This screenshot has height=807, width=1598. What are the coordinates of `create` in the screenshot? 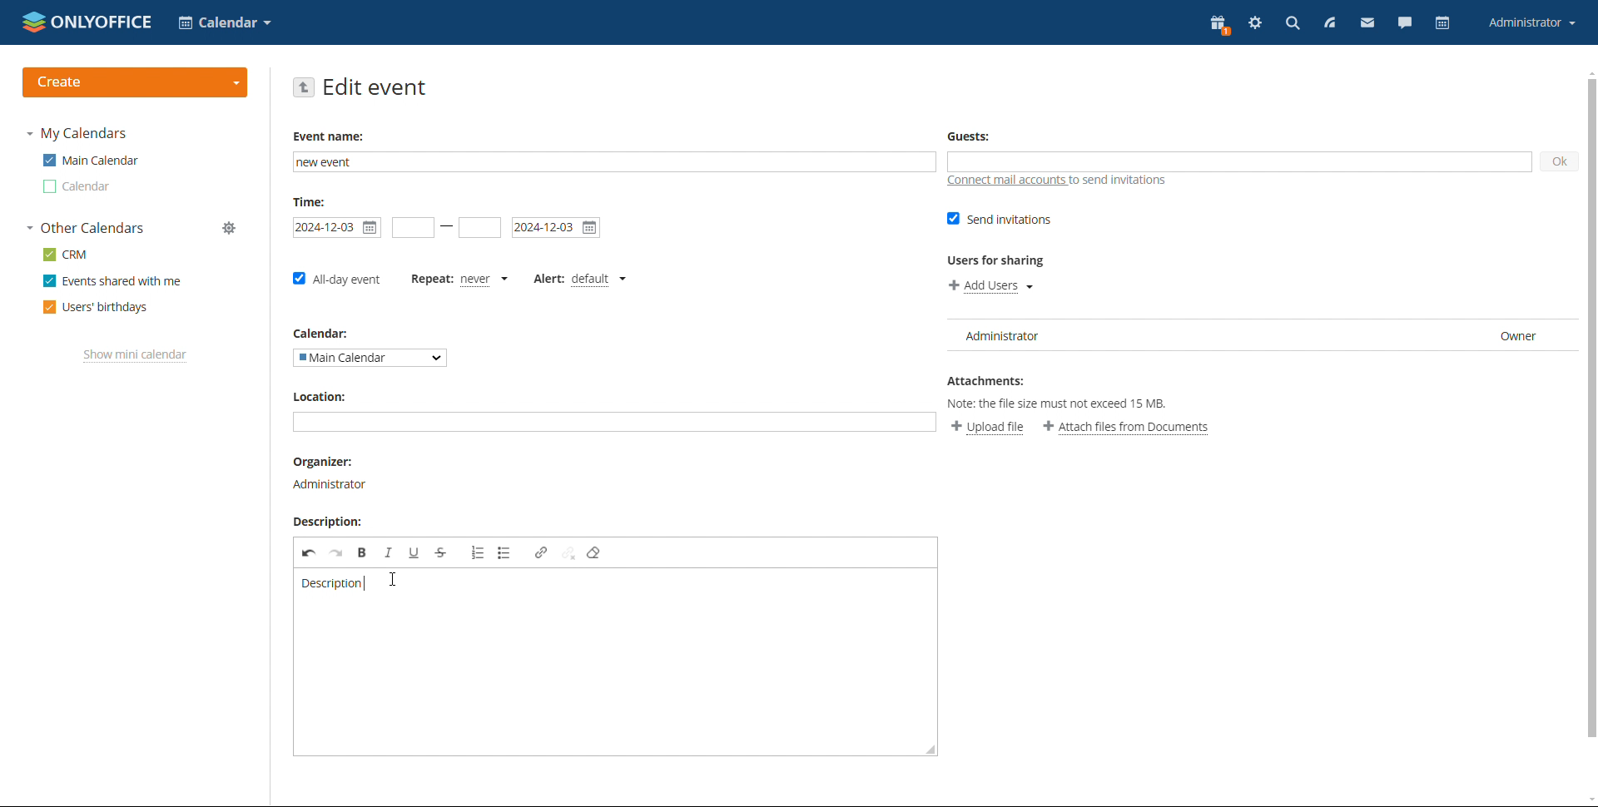 It's located at (136, 82).